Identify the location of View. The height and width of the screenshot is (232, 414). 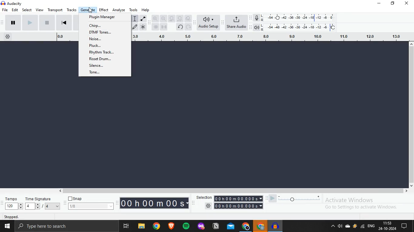
(40, 10).